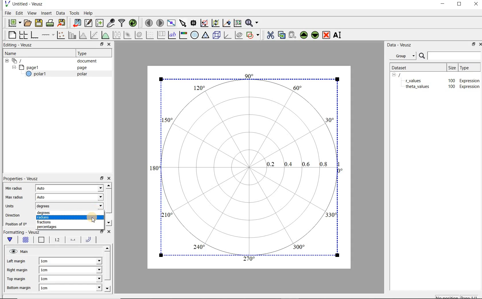  What do you see at coordinates (450, 55) in the screenshot?
I see `Search bar` at bounding box center [450, 55].